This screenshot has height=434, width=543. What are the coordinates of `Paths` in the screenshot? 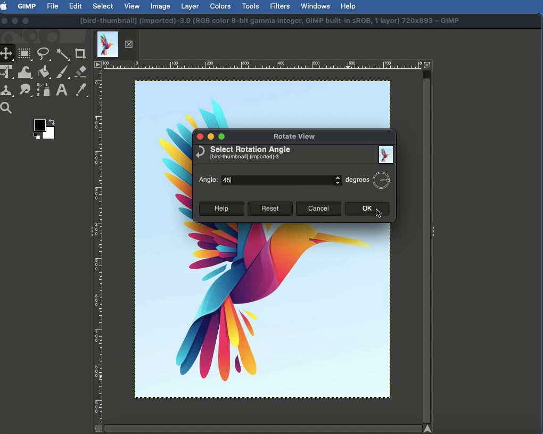 It's located at (43, 92).